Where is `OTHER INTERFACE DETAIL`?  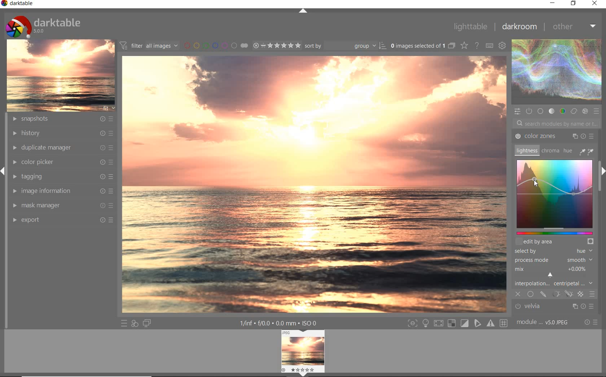 OTHER INTERFACE DETAIL is located at coordinates (280, 323).